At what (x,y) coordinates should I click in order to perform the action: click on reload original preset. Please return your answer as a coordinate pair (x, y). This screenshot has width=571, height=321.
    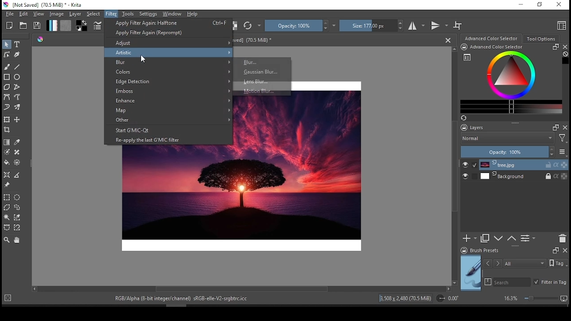
    Looking at the image, I should click on (251, 25).